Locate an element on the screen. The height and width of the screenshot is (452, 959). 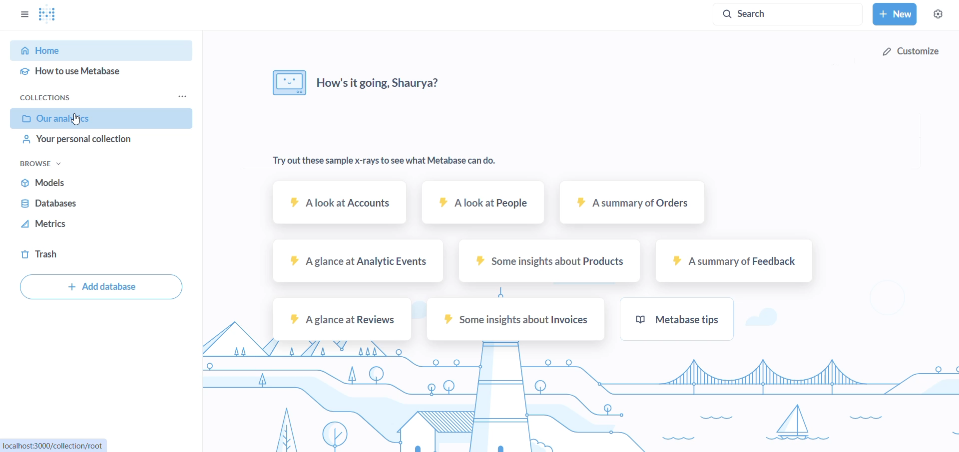
How's it going, Shaurya? is located at coordinates (365, 85).